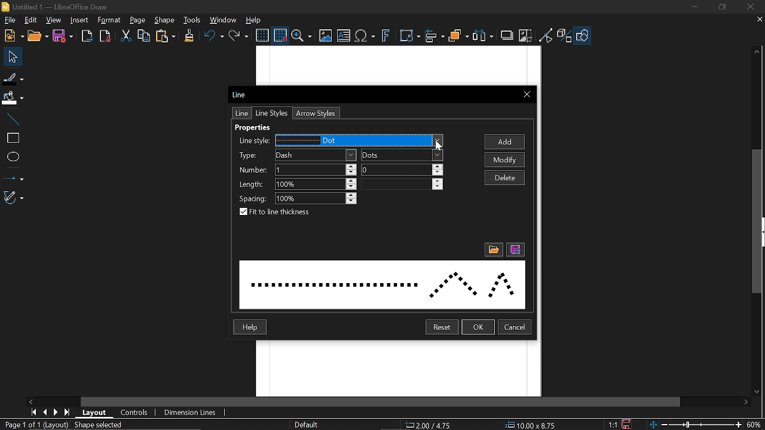  I want to click on Tools, so click(192, 20).